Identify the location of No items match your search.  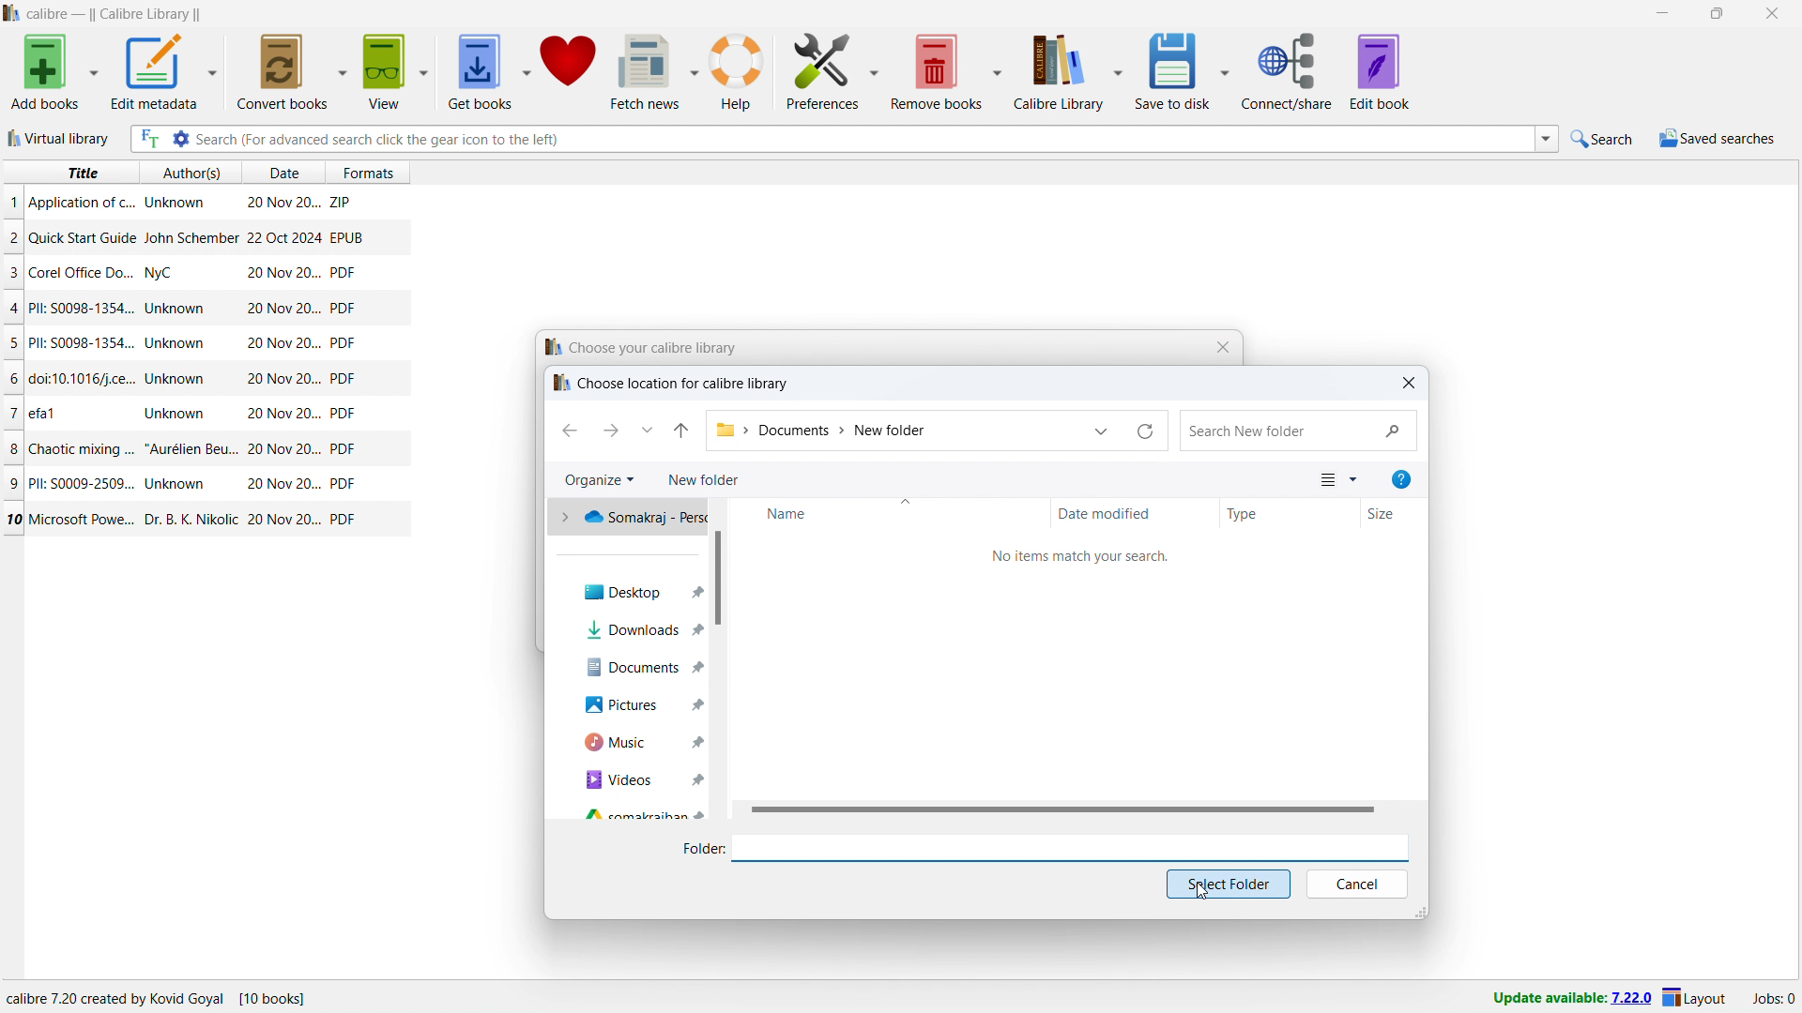
(1069, 557).